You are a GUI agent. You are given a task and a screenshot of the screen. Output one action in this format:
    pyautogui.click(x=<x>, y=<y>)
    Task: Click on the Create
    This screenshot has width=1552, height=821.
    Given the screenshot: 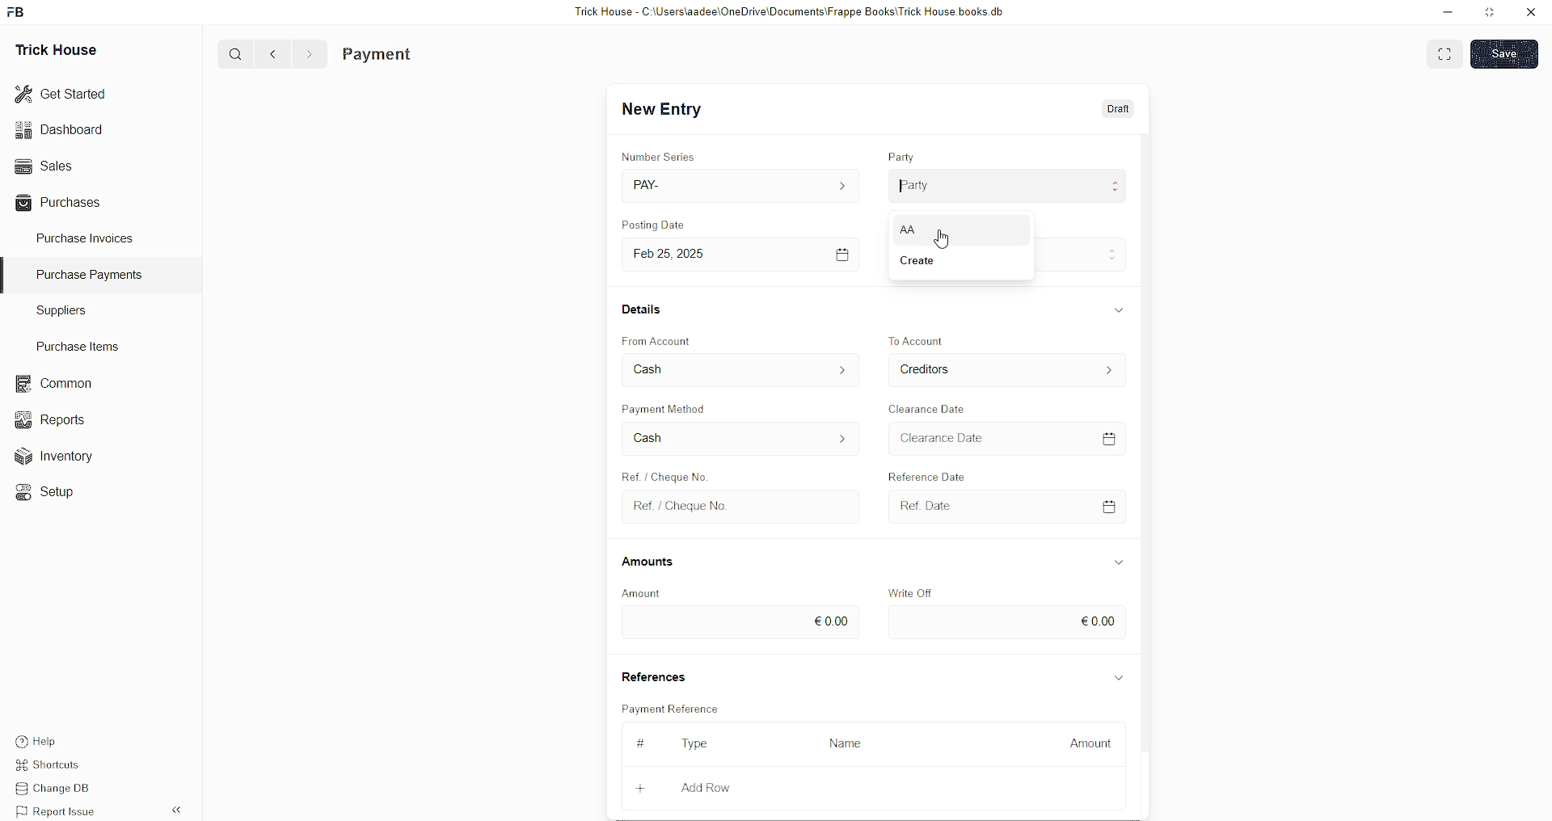 What is the action you would take?
    pyautogui.click(x=923, y=259)
    